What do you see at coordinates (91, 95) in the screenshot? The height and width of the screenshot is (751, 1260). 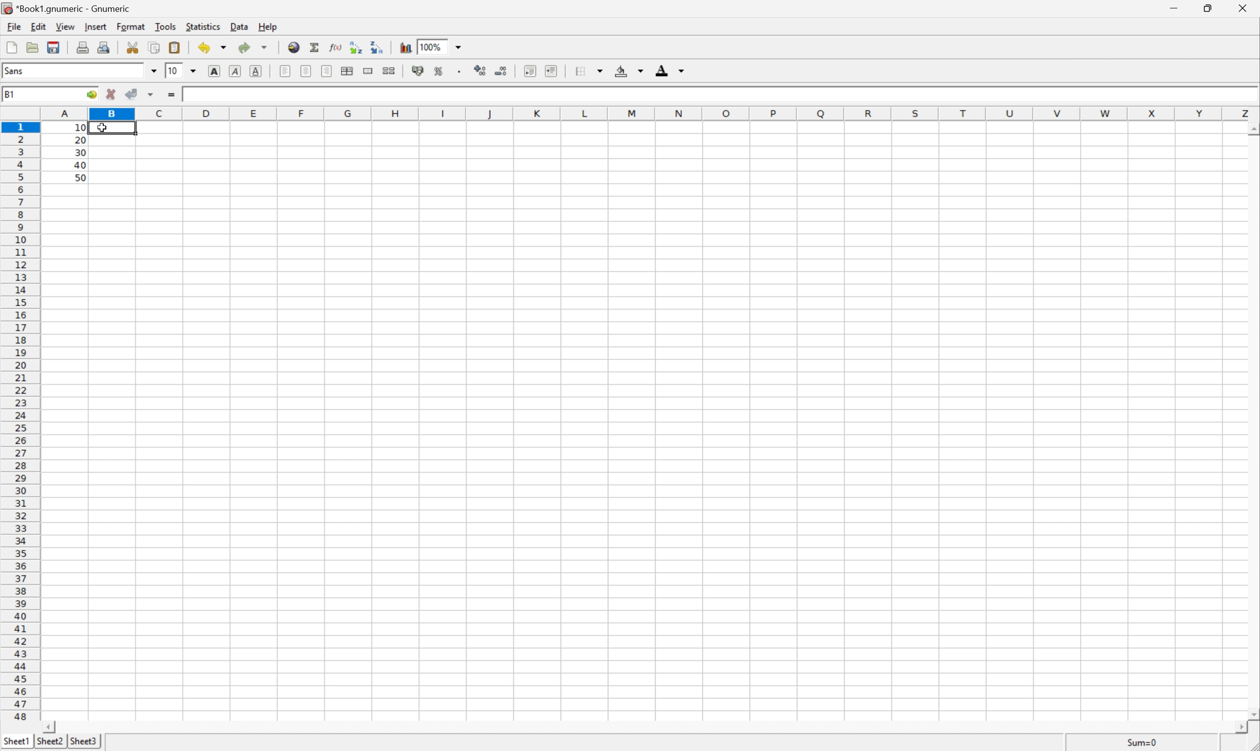 I see `Go To` at bounding box center [91, 95].